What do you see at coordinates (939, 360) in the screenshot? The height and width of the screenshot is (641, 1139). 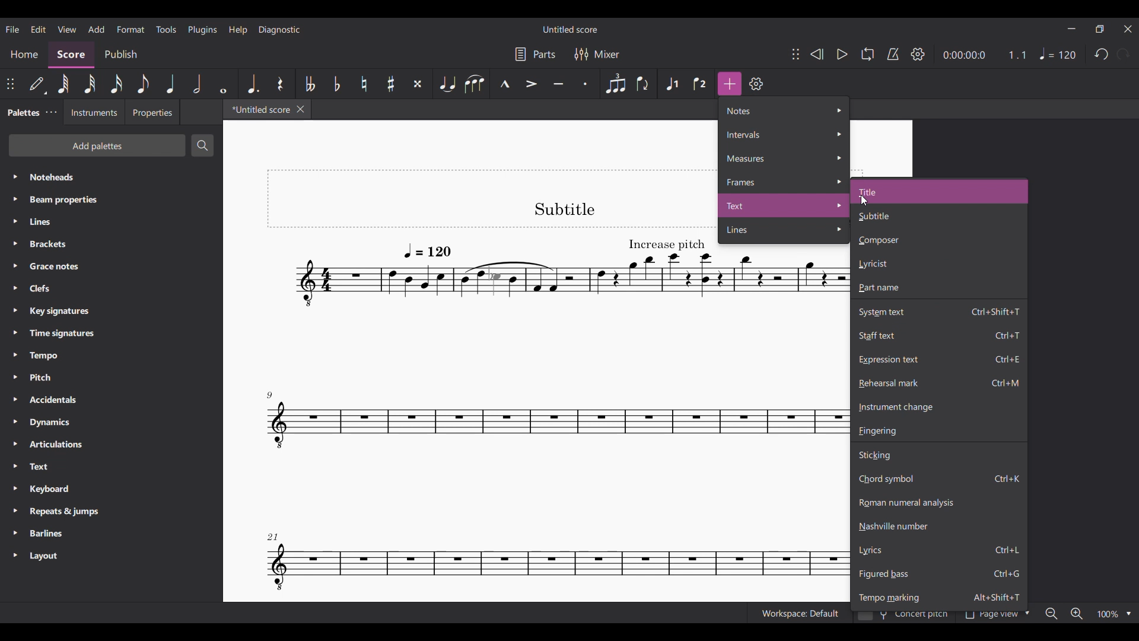 I see `Expression text` at bounding box center [939, 360].